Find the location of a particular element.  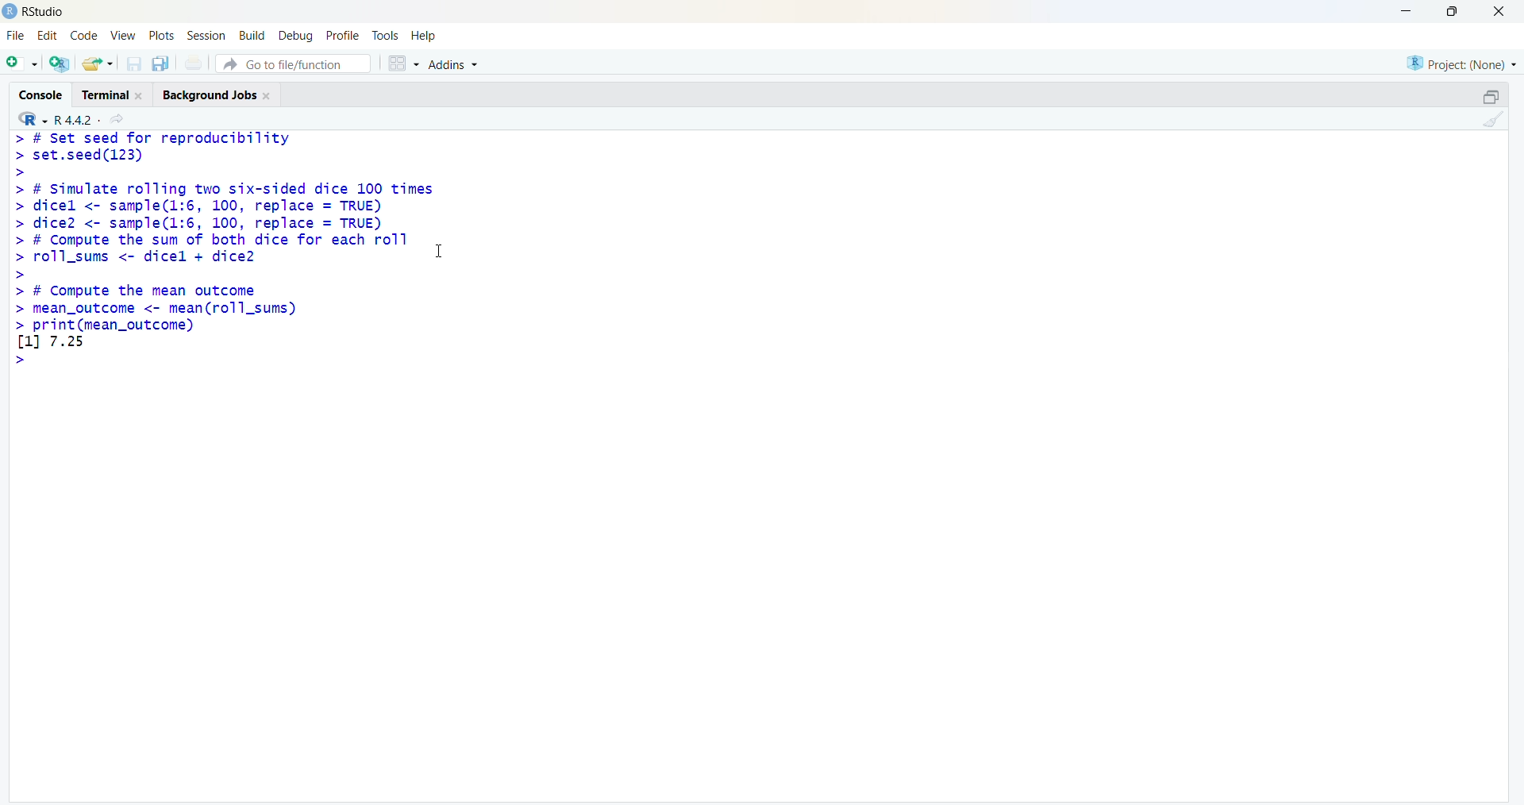

logo is located at coordinates (10, 11).